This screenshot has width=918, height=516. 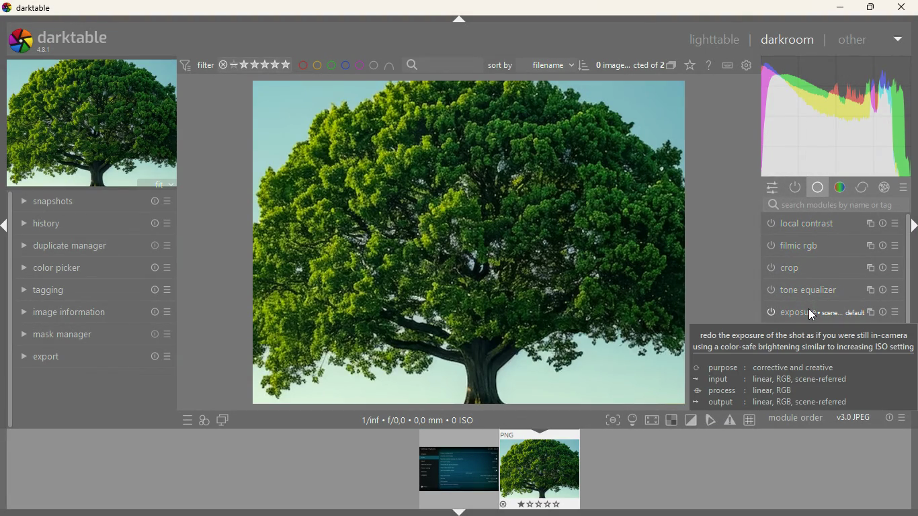 I want to click on tagging, so click(x=97, y=291).